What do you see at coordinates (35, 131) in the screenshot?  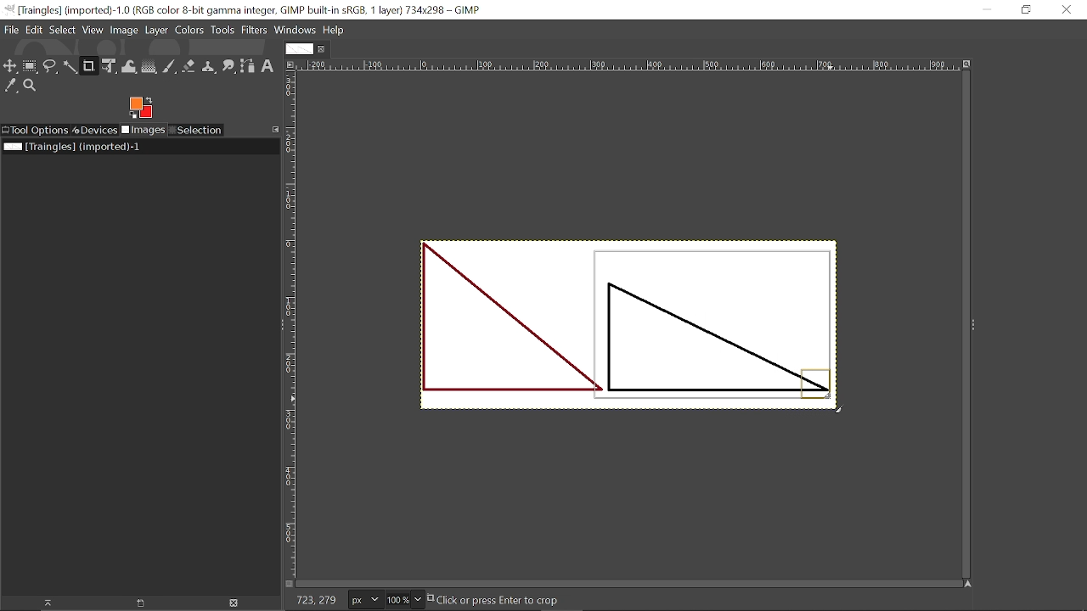 I see `Tool options` at bounding box center [35, 131].